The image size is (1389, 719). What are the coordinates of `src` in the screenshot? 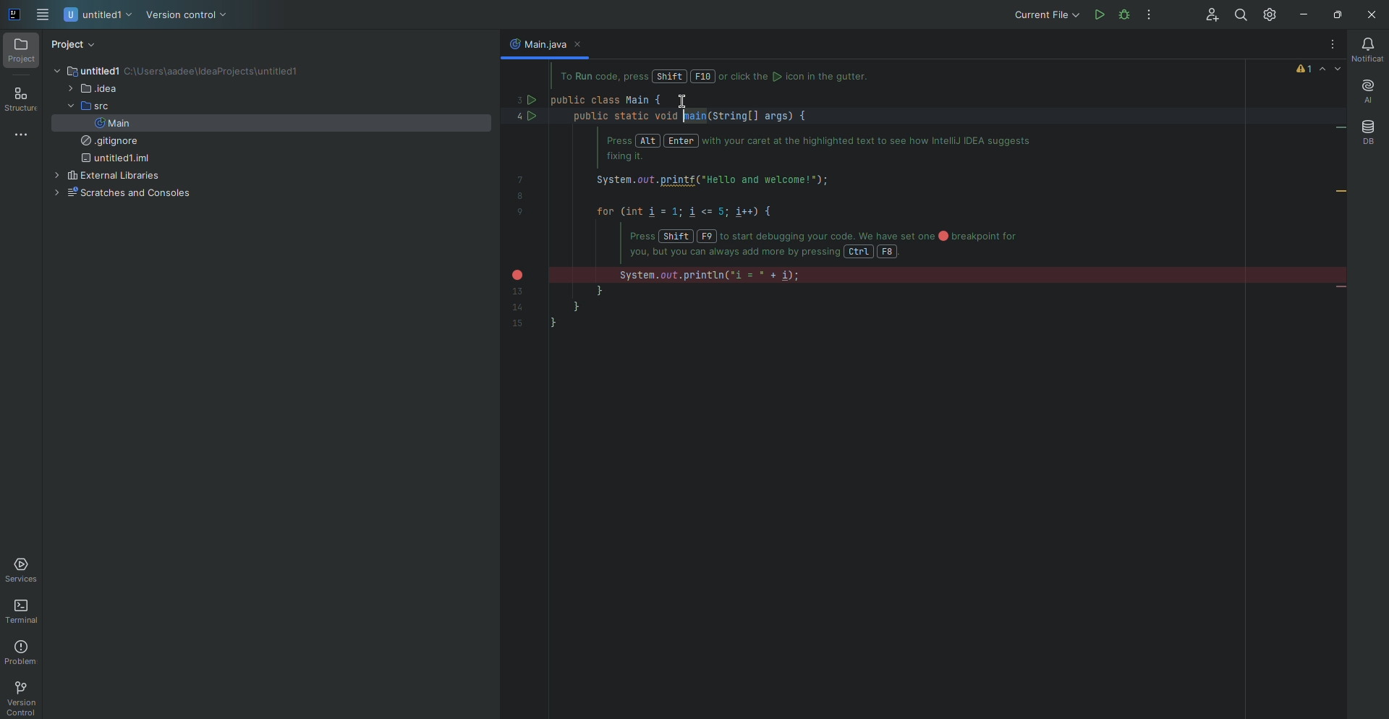 It's located at (85, 106).